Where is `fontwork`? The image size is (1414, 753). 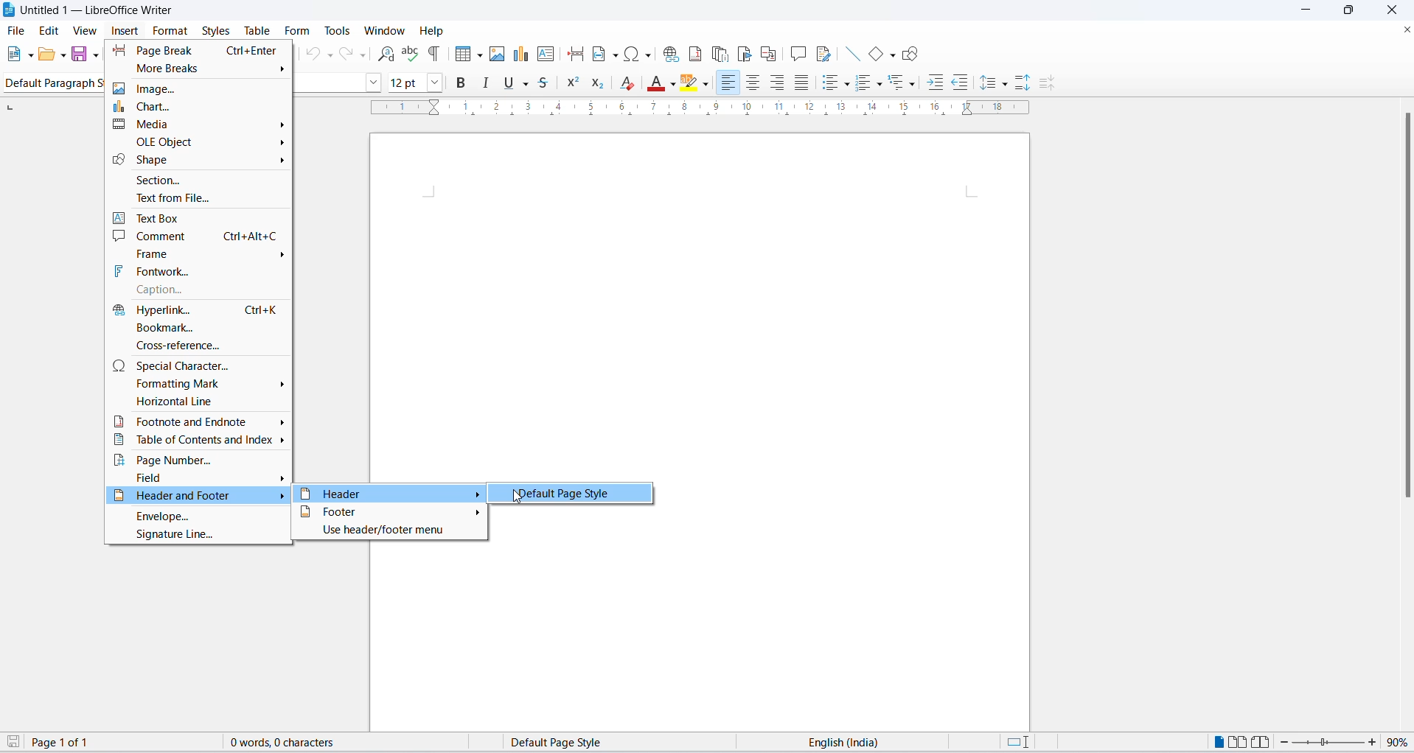 fontwork is located at coordinates (198, 270).